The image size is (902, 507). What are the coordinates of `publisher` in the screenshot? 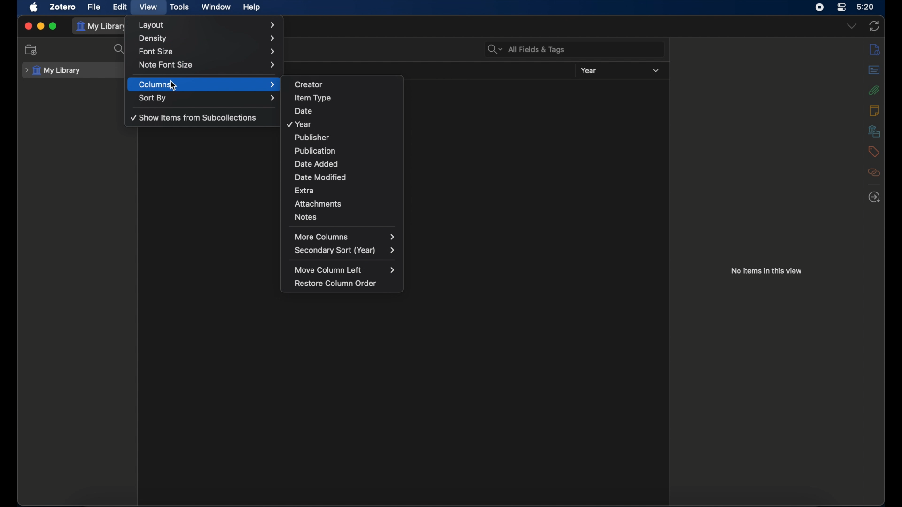 It's located at (345, 137).